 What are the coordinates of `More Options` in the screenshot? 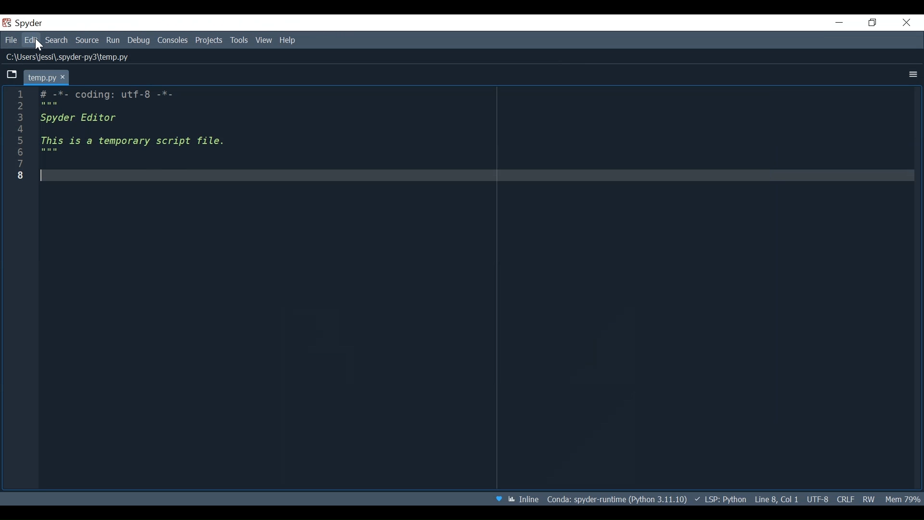 It's located at (911, 74).